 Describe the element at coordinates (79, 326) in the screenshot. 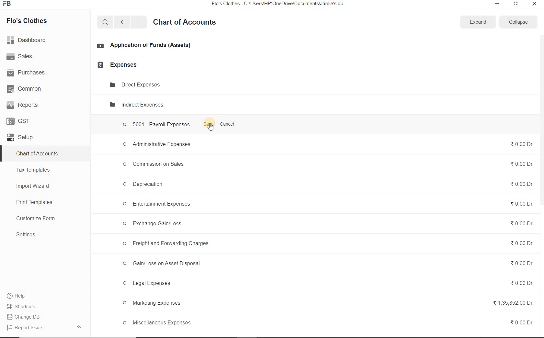

I see `hide` at that location.